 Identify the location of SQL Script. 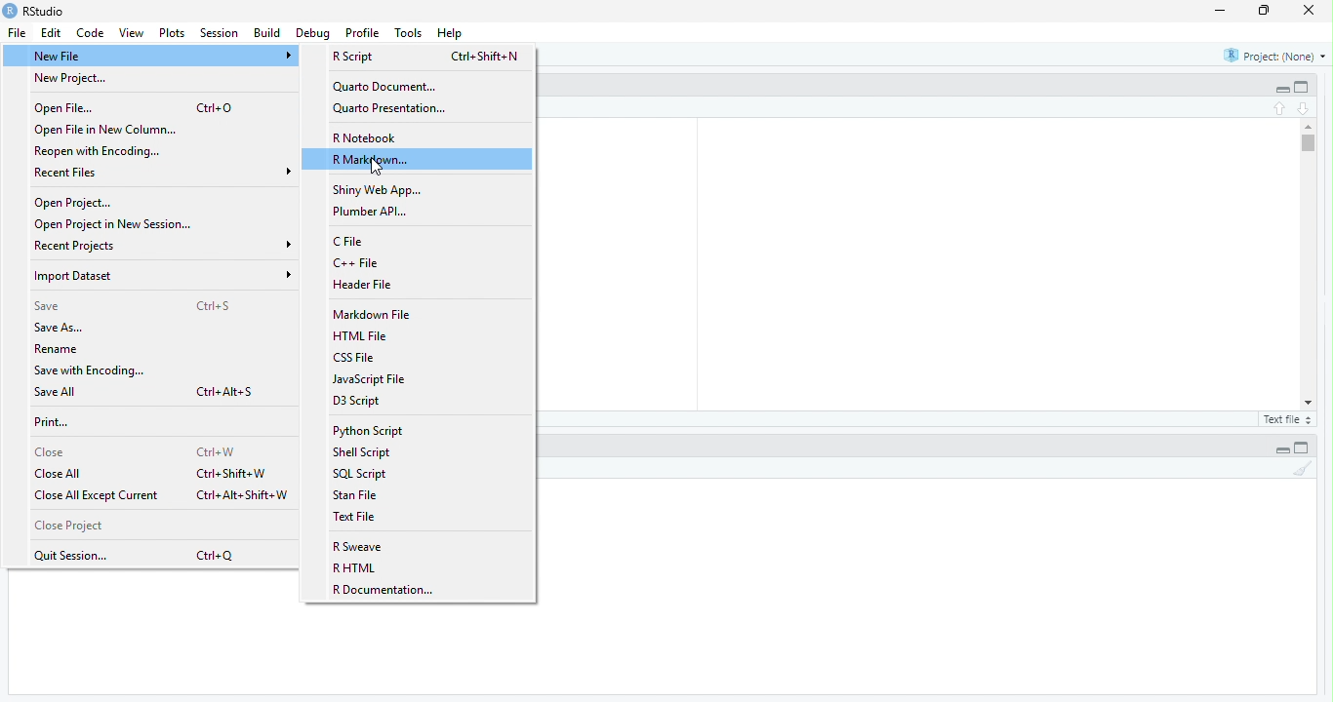
(361, 473).